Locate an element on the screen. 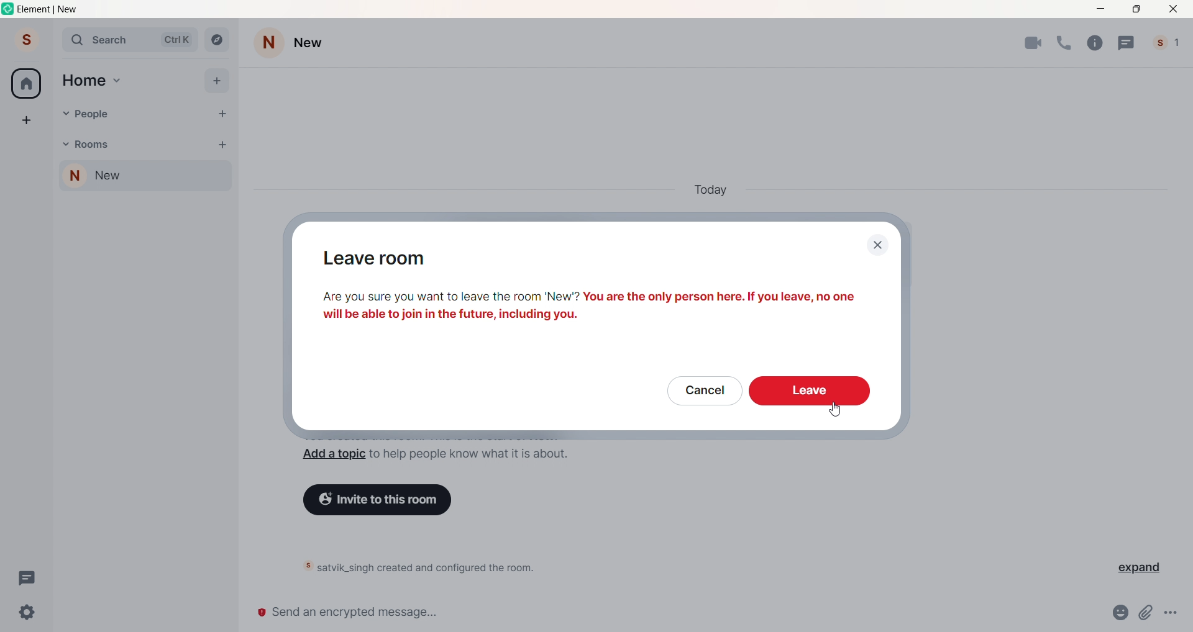  Add a topic is located at coordinates (331, 456).